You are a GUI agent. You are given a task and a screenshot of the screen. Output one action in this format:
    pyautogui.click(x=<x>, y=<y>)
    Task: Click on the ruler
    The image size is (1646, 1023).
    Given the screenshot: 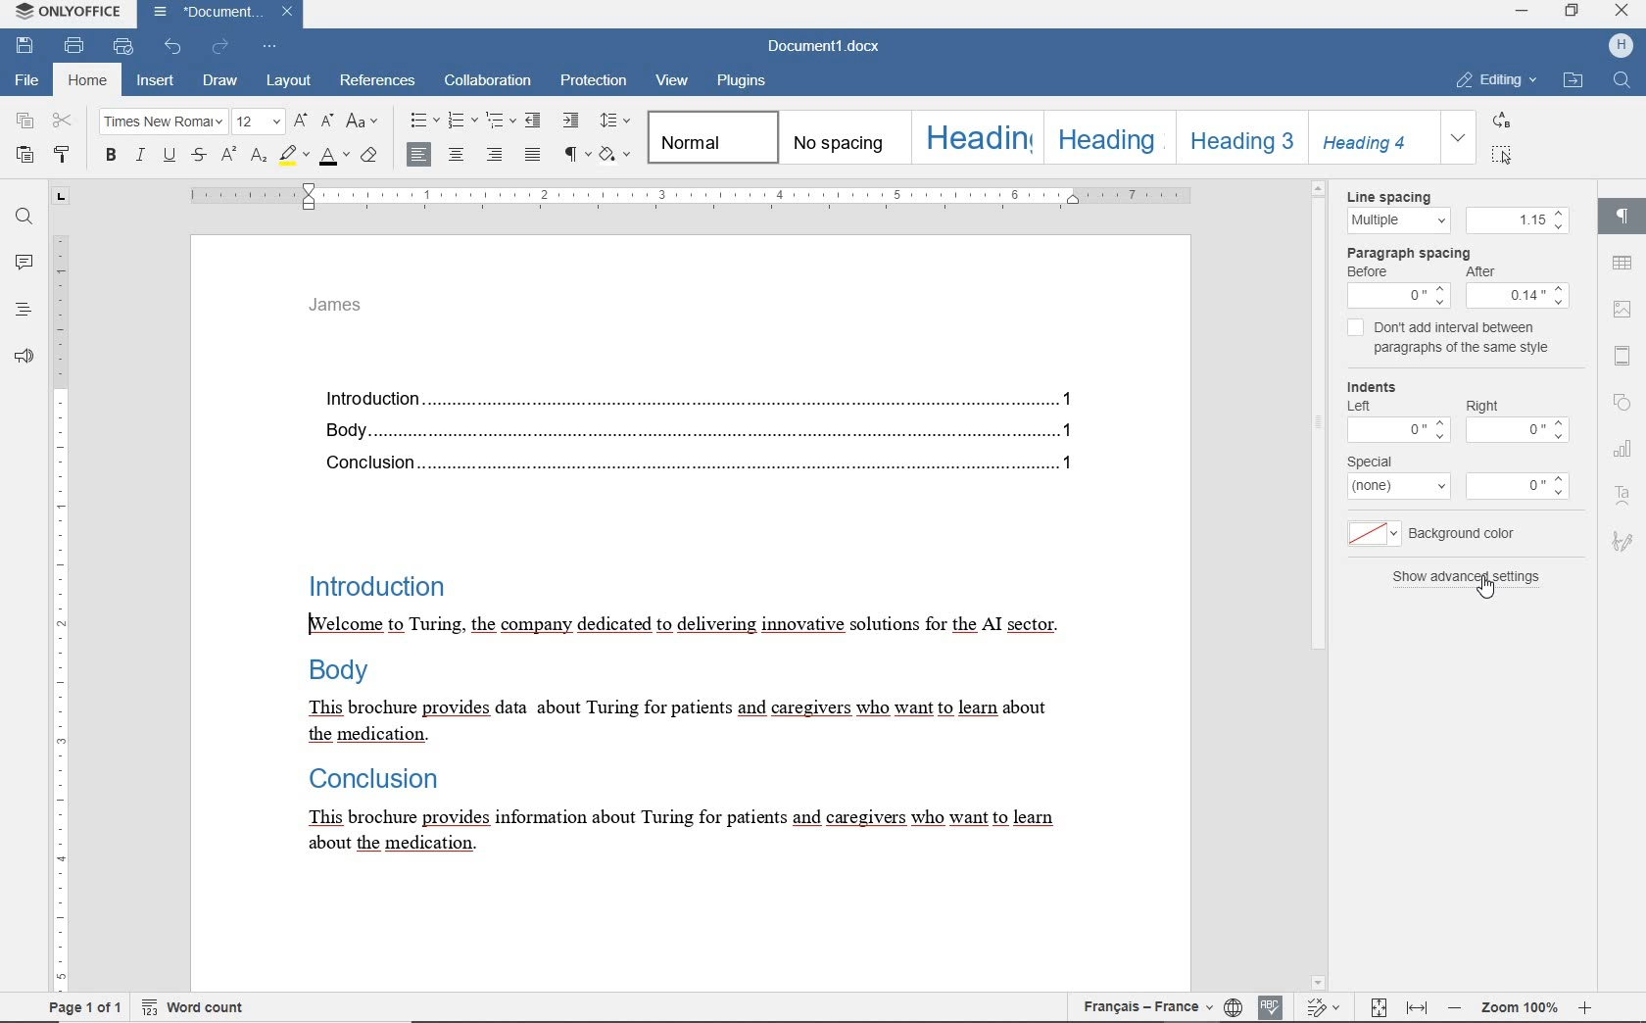 What is the action you would take?
    pyautogui.click(x=60, y=588)
    